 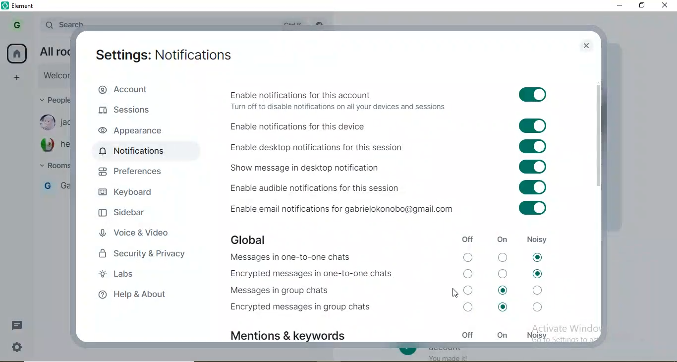 I want to click on encrypted messages in group chats, so click(x=308, y=310).